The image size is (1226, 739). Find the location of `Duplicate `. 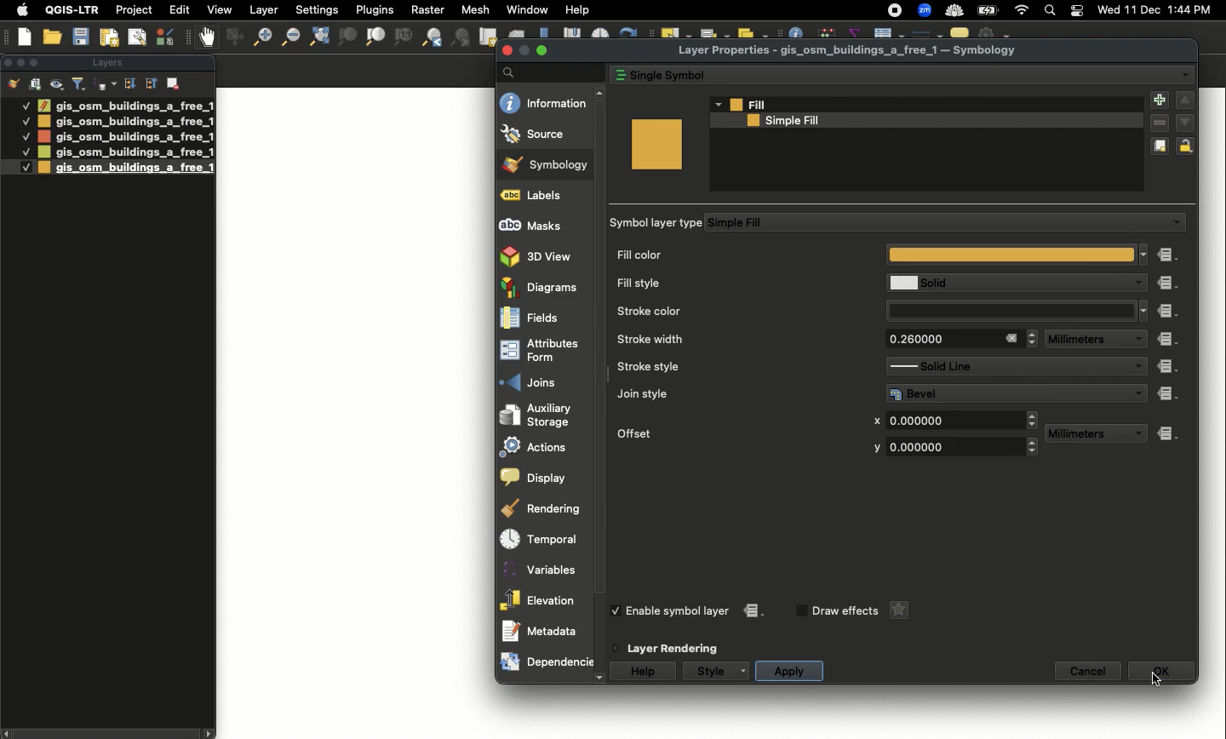

Duplicate  is located at coordinates (1160, 147).